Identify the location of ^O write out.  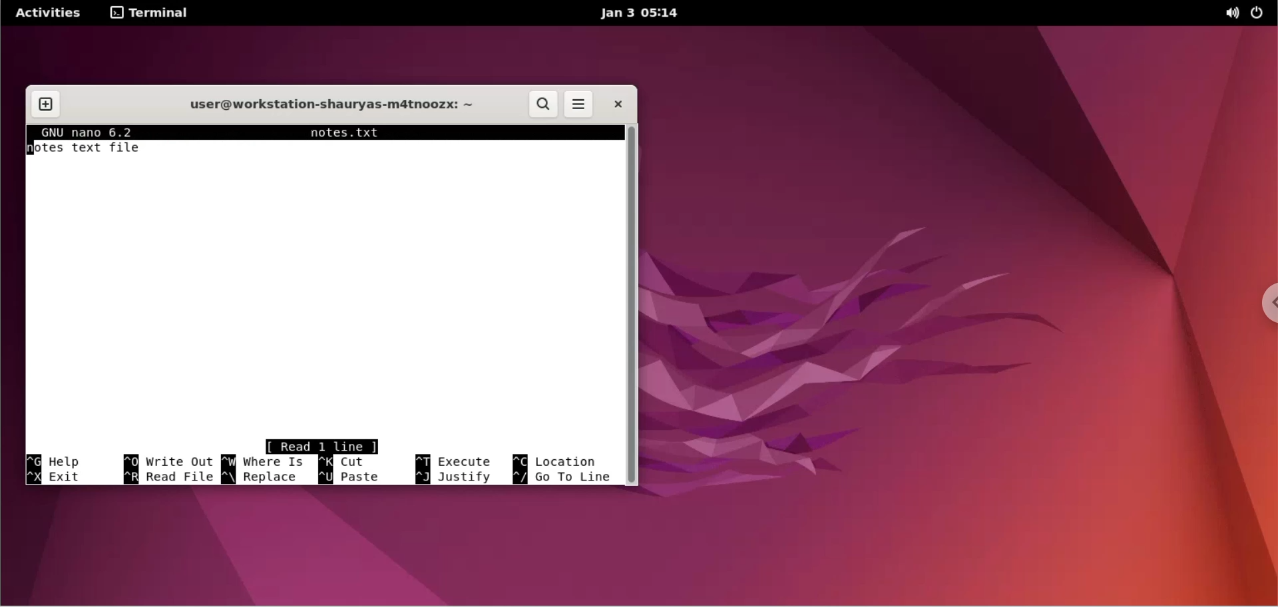
(171, 461).